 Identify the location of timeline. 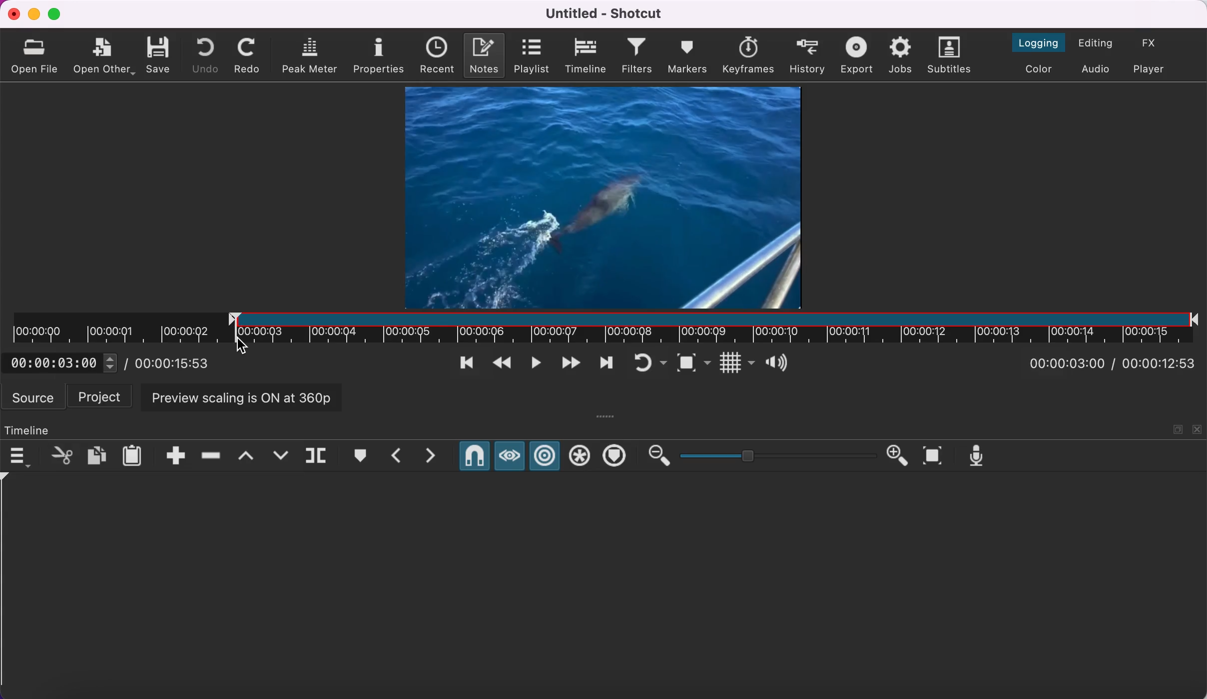
(586, 56).